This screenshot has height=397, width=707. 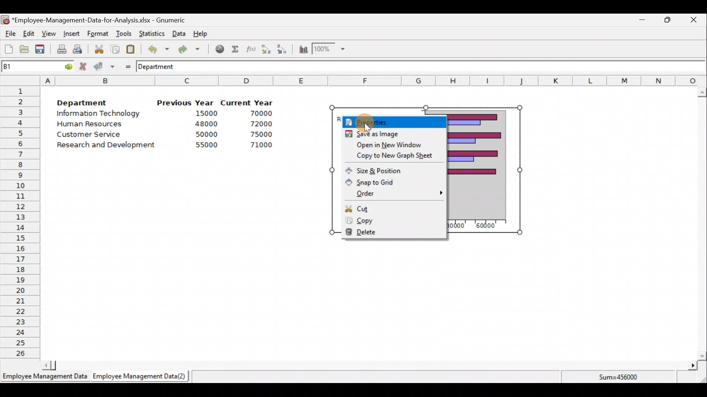 What do you see at coordinates (257, 124) in the screenshot?
I see `72000` at bounding box center [257, 124].